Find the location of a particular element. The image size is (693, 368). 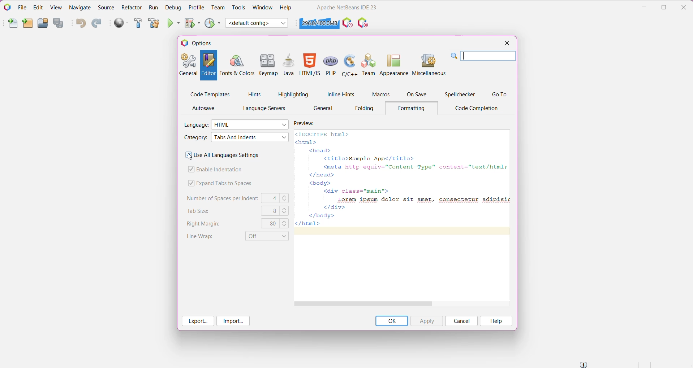

C/C++ is located at coordinates (349, 65).